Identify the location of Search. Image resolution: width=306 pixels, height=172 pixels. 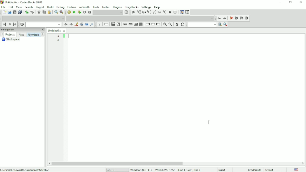
(29, 7).